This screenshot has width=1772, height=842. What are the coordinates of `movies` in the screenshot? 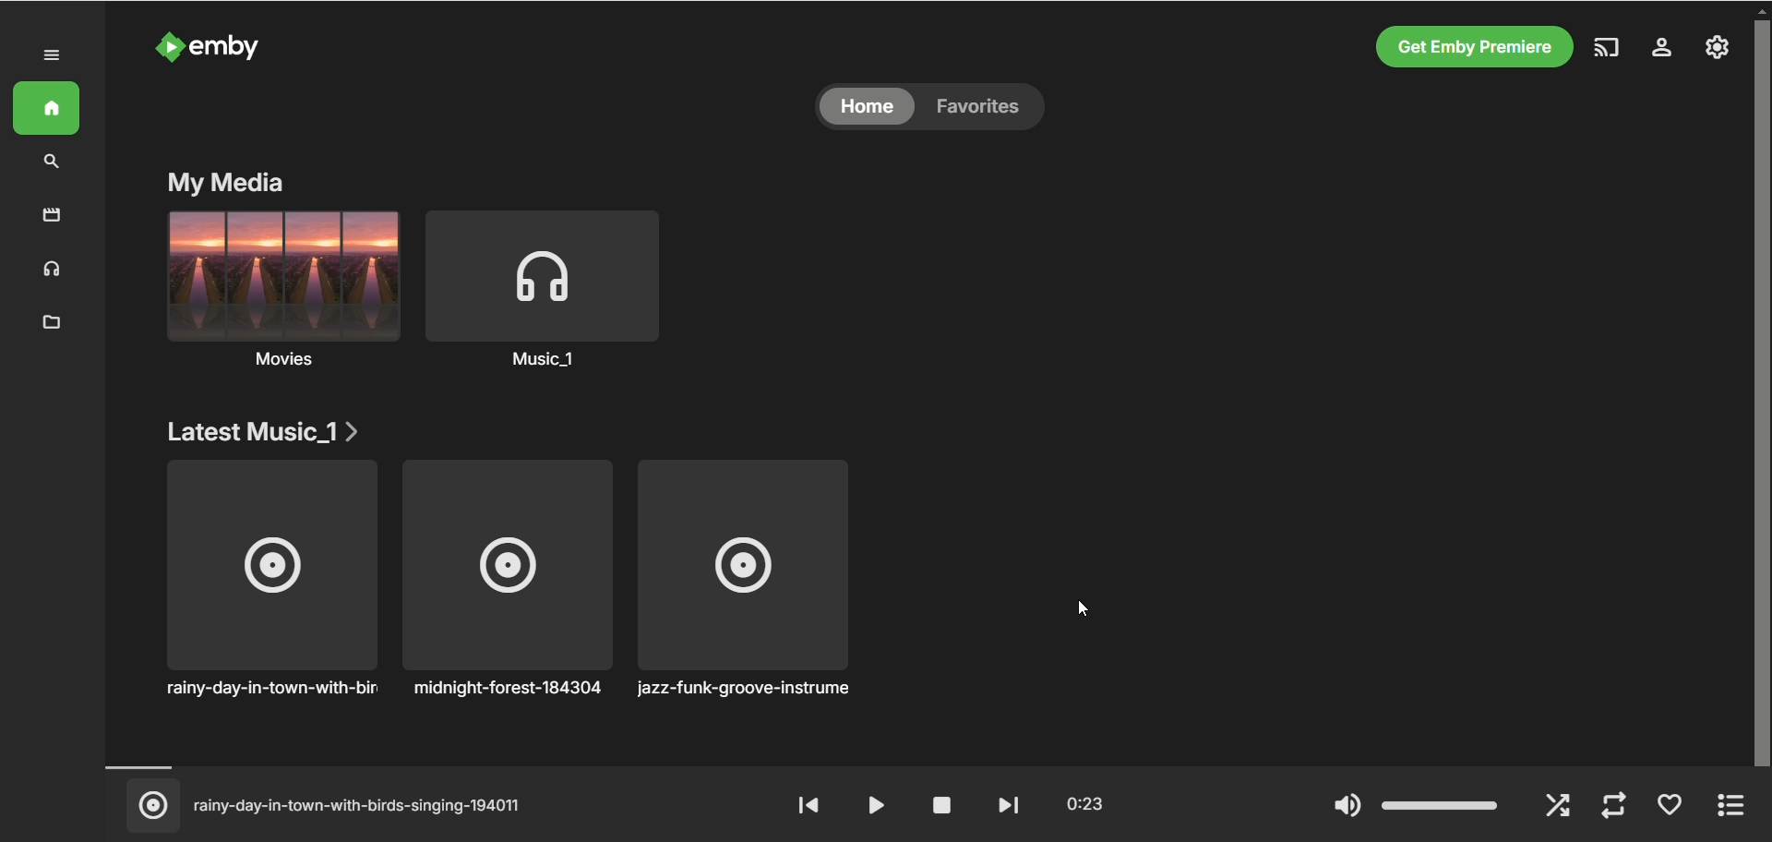 It's located at (279, 293).